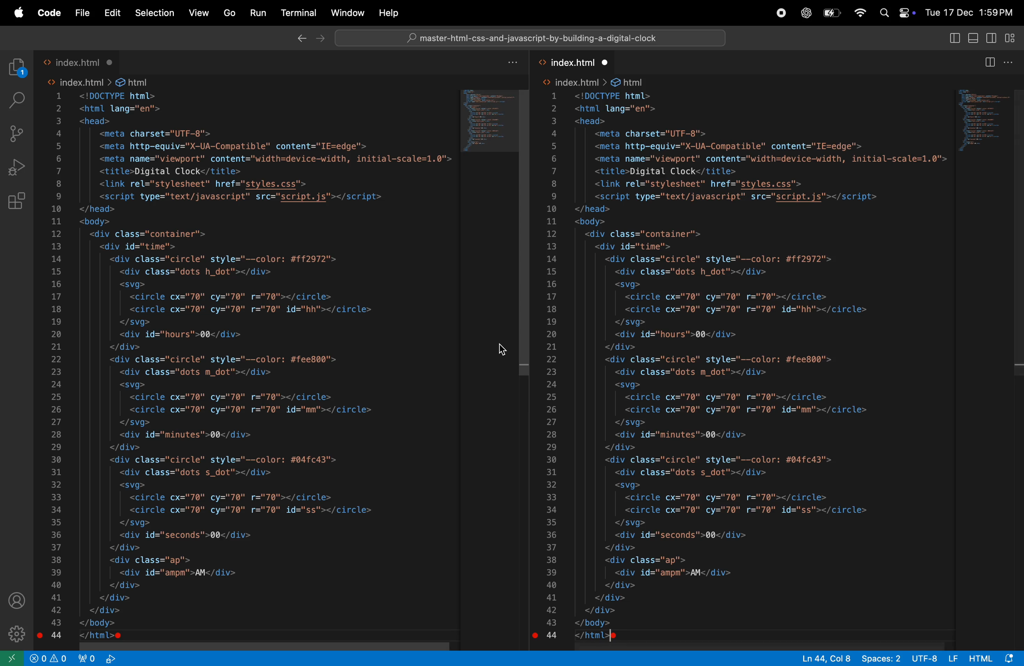  I want to click on <!DOCTYPE html>
<html lang="en">
<head>
<meta charset="UTF-8">
<meta http-equiv="X-UA-Compatible" content="IE=edge'>
<meta name="viewport" content="width=device-width, initial-scale=1.0">
<title>Digital Clock</title>
<link rel="stylesheet" href="styles.css">
<script type="text/javascript" src="script.js"></script>
</head>
<body>
<div class="container">
<div id="time">
<div class="circle" style="--color: #ff2972">
<div class="dots h_dot"></div>
<svg>
<circle cx="70" cy="70" r="70"></circle>
<circle cx="70" cy="70" r="70" id="hh"></circle>
</svg>
<div id="hours">00</div>
</div>
<div class="circle" style="--color: #fee800">
<div class="dots m_dot"></div>
<svg>
<circle cx="70" cy="70" r="70"></circle>
<circle cx="70" cy="70" r="70" id="mm"></circle>
</svg>
<div id="minutes">00</div>
</div>
<div class="circle" style="--color: #04fc43">
<div class="dots s_dot"></div>
<svg>
<circle cx="70" cy="70" r="70"></circle>
<circle cx="70" cy="70" r="70" id="ss"></circle>
</svg>
<div id="seconds">00</div>
</div>
<div class="ap">
<div id="ampm">AM</div>
</div>
</div>
</div>
</body>
</html>e, so click(265, 366).